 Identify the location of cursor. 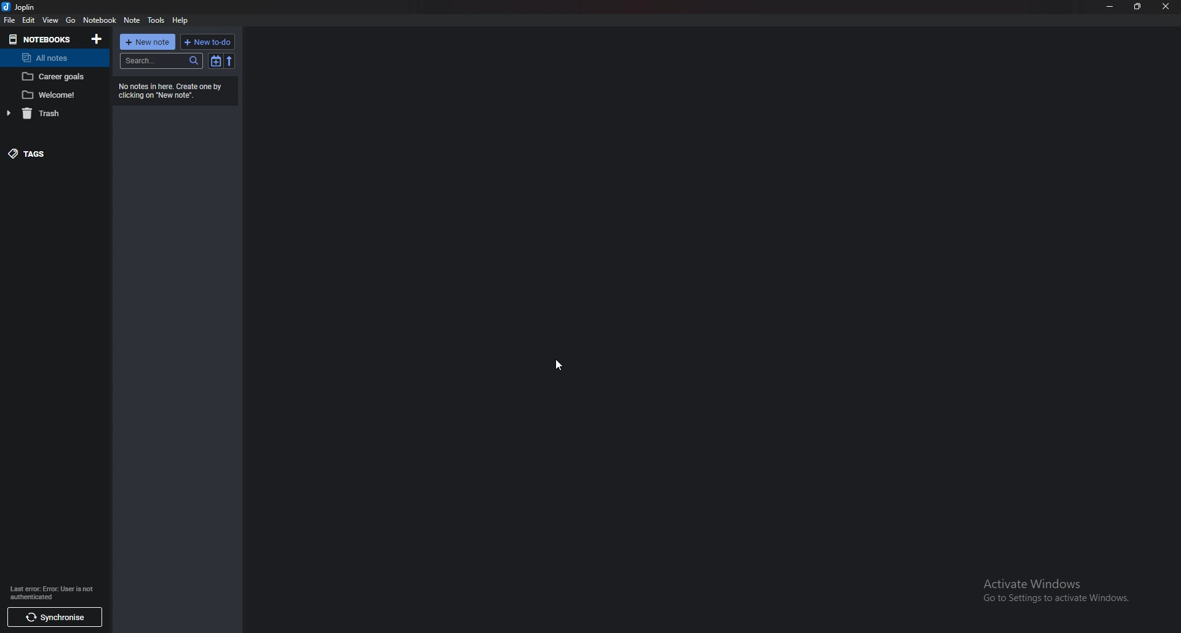
(561, 365).